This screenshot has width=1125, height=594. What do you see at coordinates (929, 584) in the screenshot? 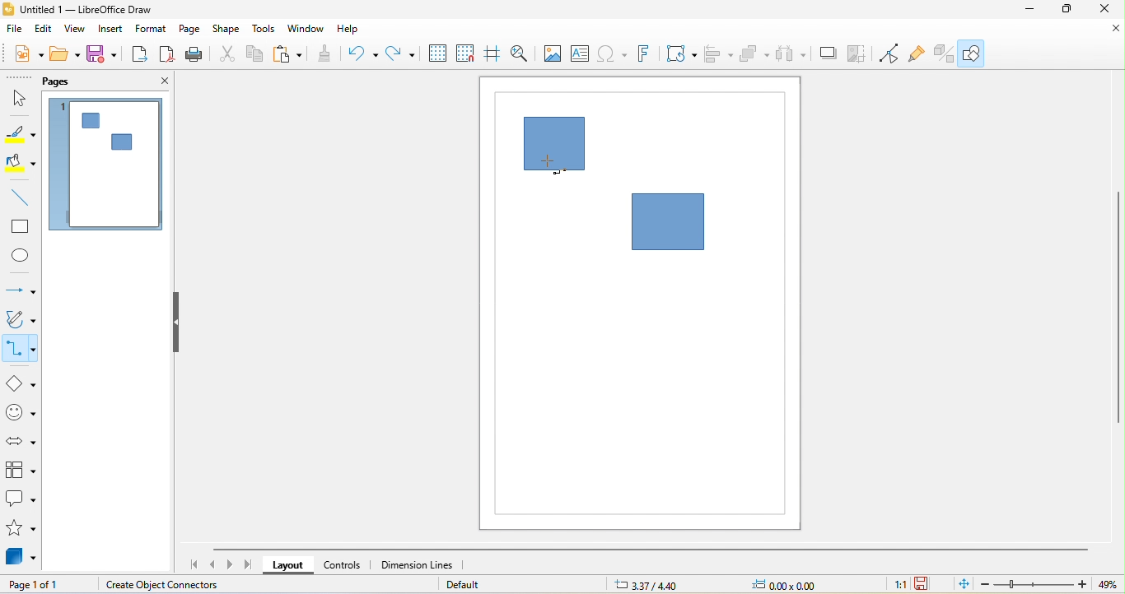
I see `the document has not been modified since the last save` at bounding box center [929, 584].